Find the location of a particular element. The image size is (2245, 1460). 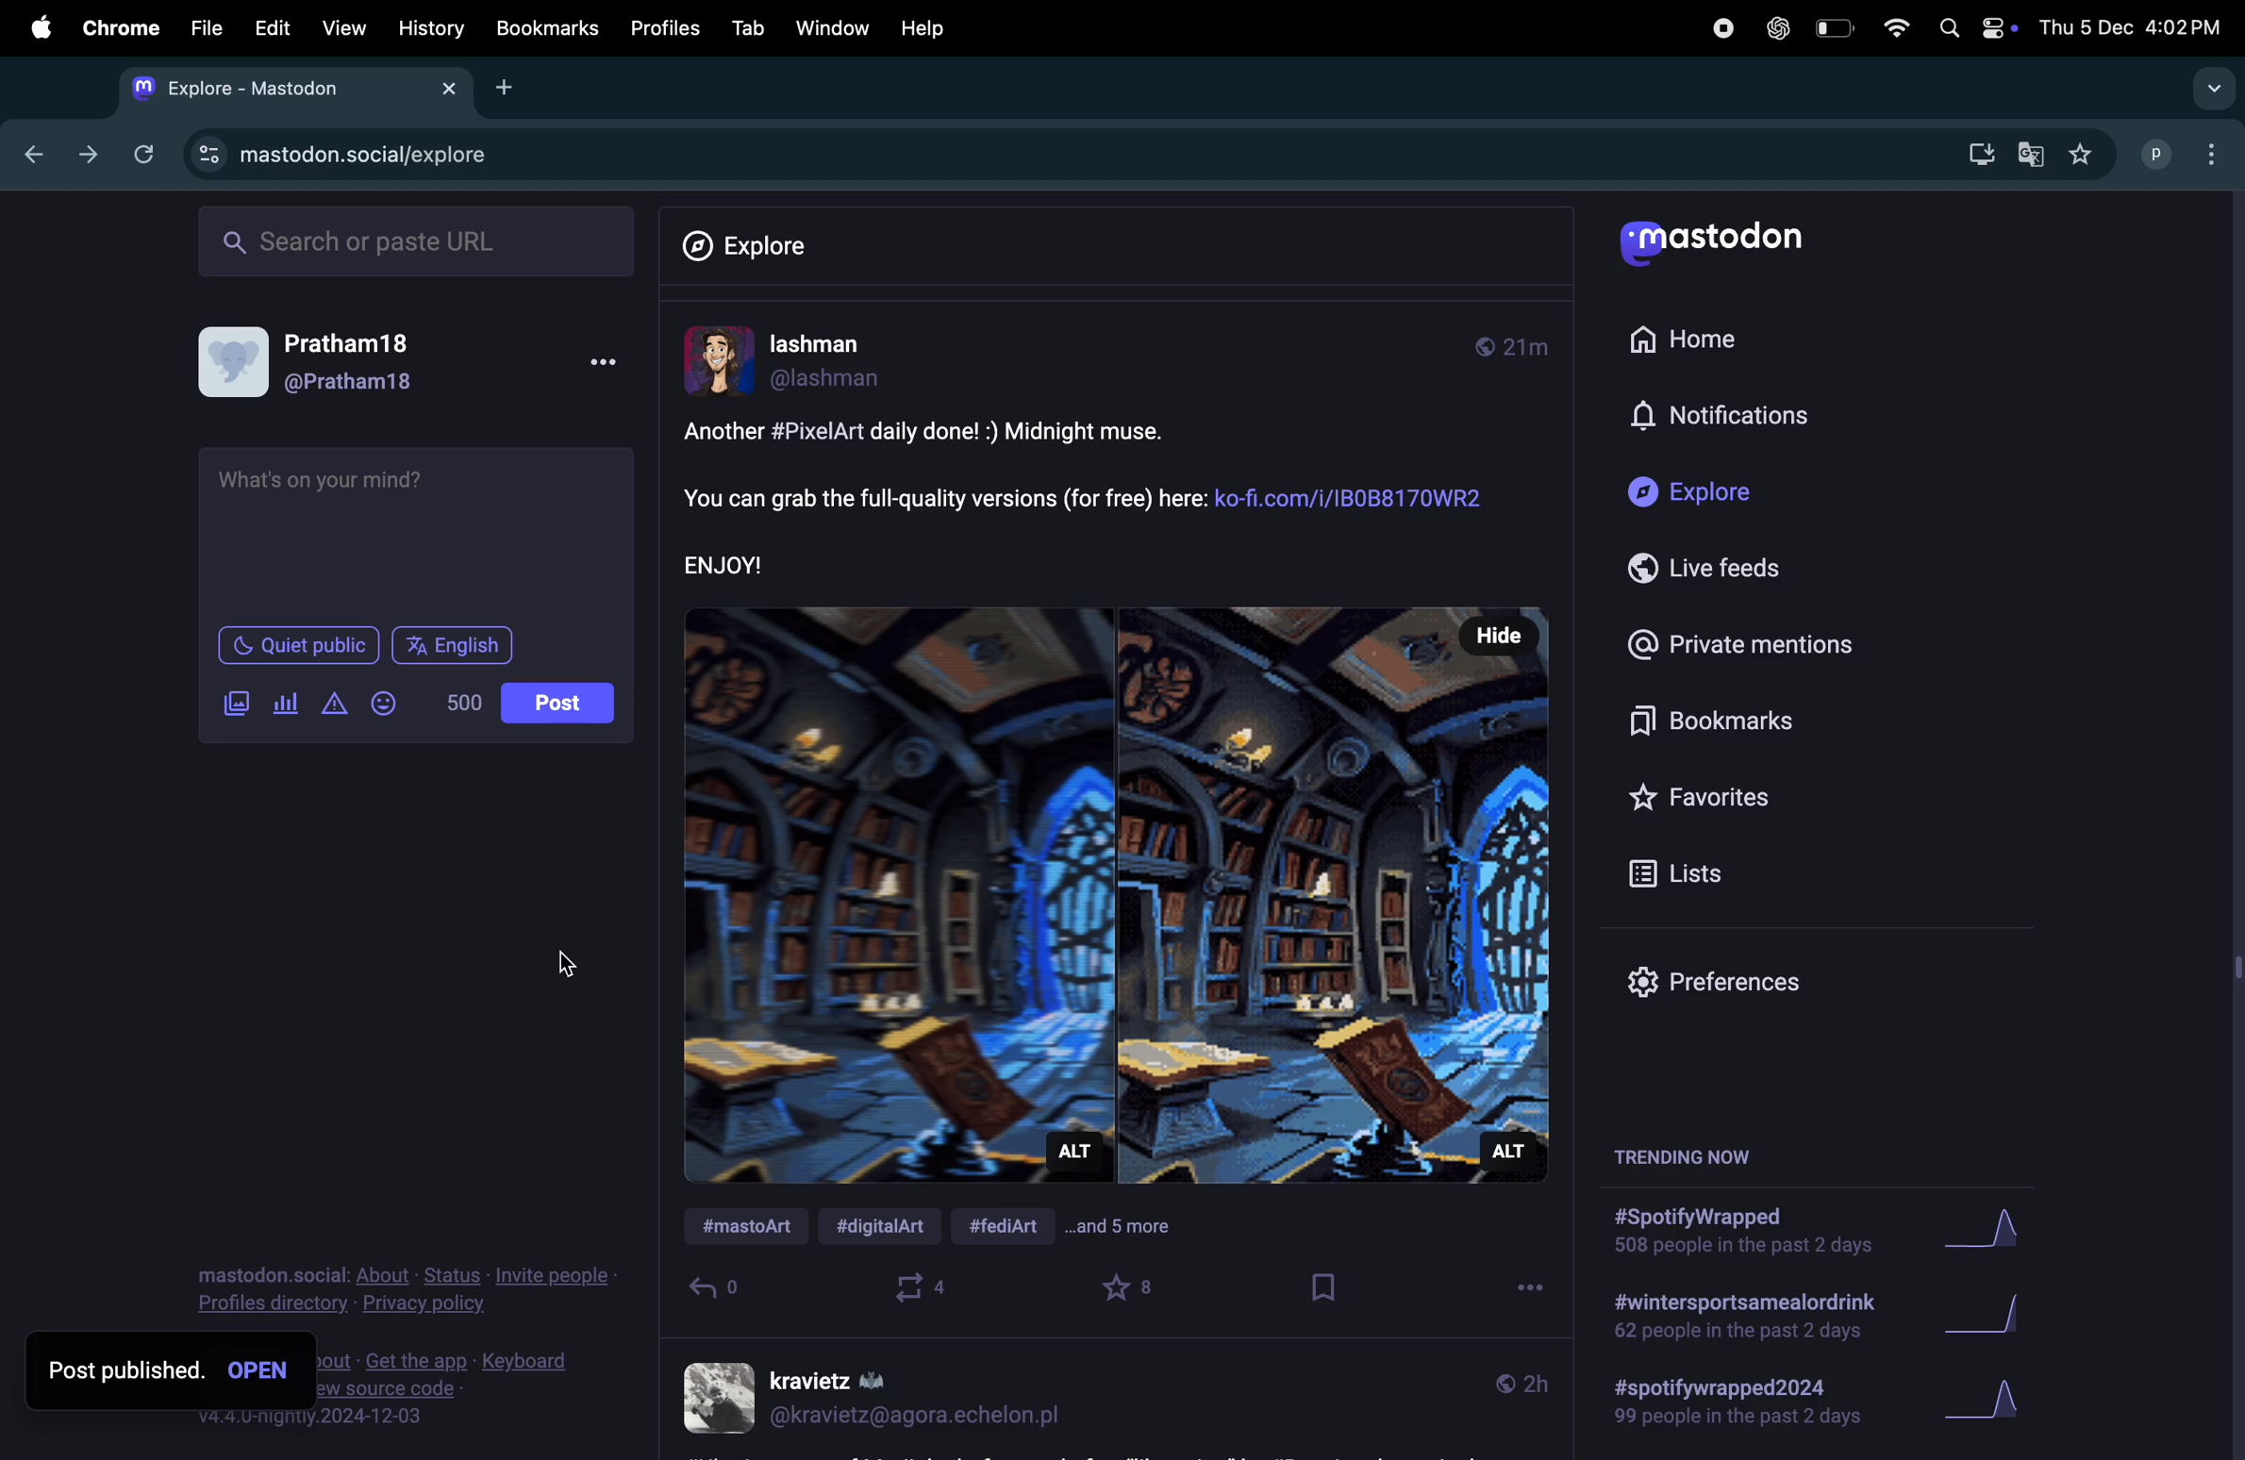

bookmarks is located at coordinates (546, 29).